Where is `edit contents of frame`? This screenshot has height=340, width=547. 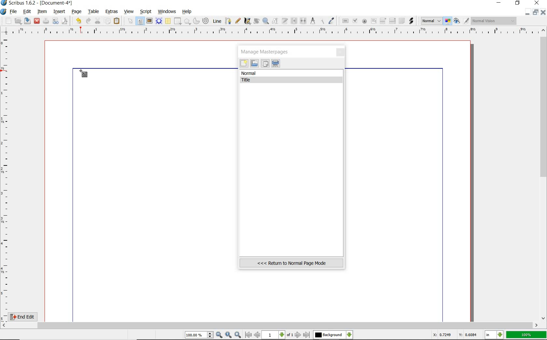
edit contents of frame is located at coordinates (276, 21).